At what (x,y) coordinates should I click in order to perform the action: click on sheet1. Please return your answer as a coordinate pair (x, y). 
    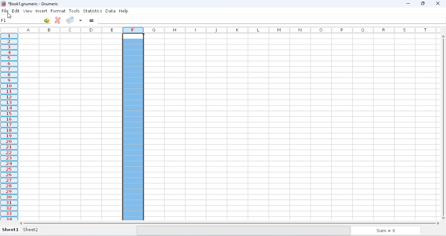
    Looking at the image, I should click on (10, 230).